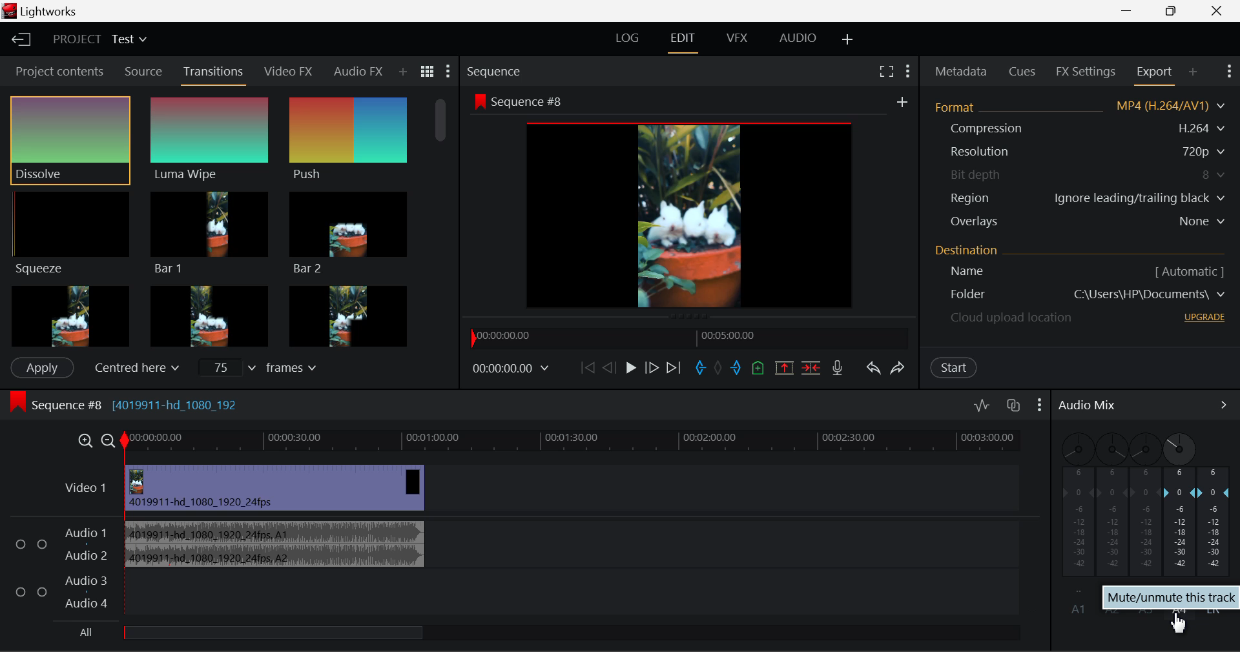 This screenshot has width=1240, height=652. Describe the element at coordinates (448, 72) in the screenshot. I see `Show Settings` at that location.